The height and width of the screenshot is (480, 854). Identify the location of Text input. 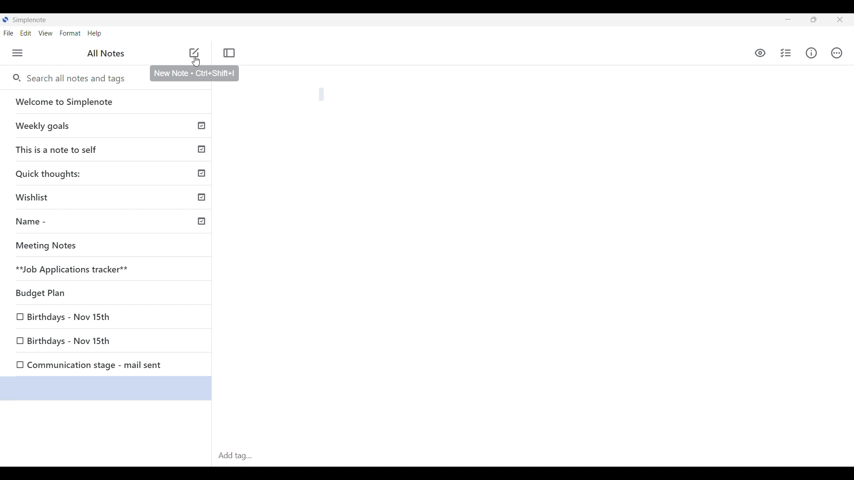
(548, 256).